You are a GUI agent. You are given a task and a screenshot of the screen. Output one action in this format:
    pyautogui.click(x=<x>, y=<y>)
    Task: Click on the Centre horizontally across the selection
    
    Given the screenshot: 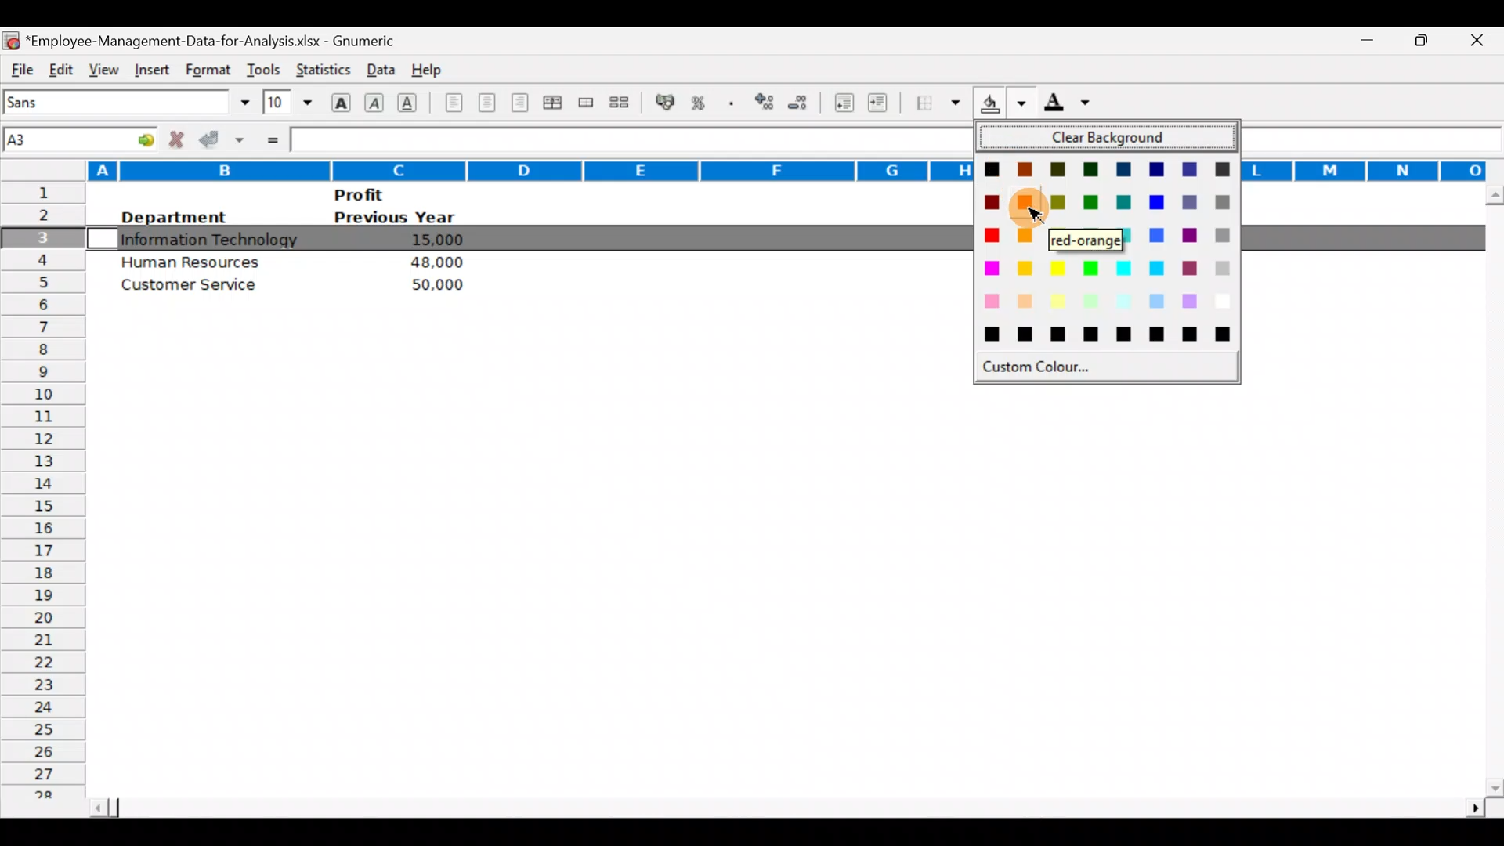 What is the action you would take?
    pyautogui.click(x=555, y=105)
    